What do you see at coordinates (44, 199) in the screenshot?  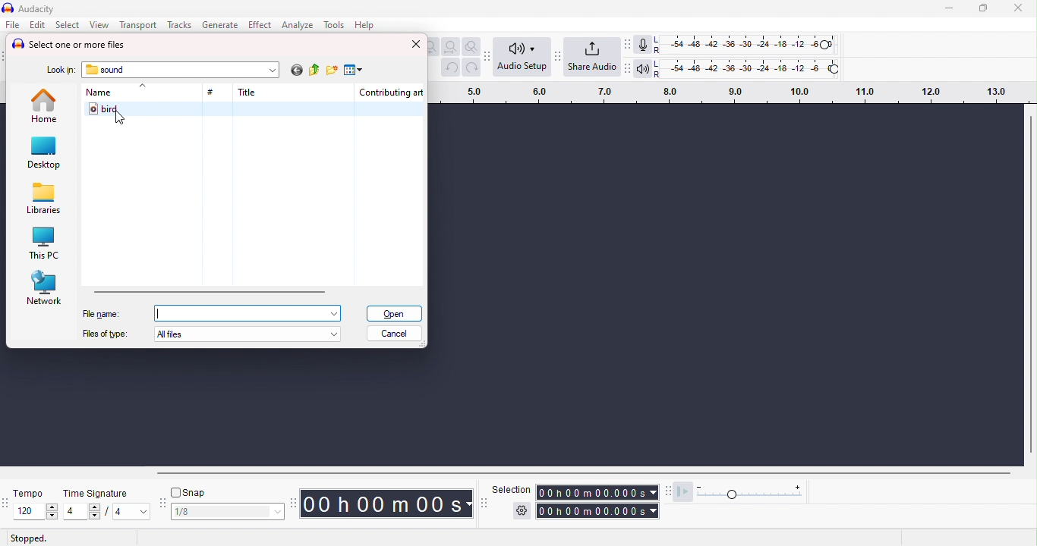 I see `libraries` at bounding box center [44, 199].